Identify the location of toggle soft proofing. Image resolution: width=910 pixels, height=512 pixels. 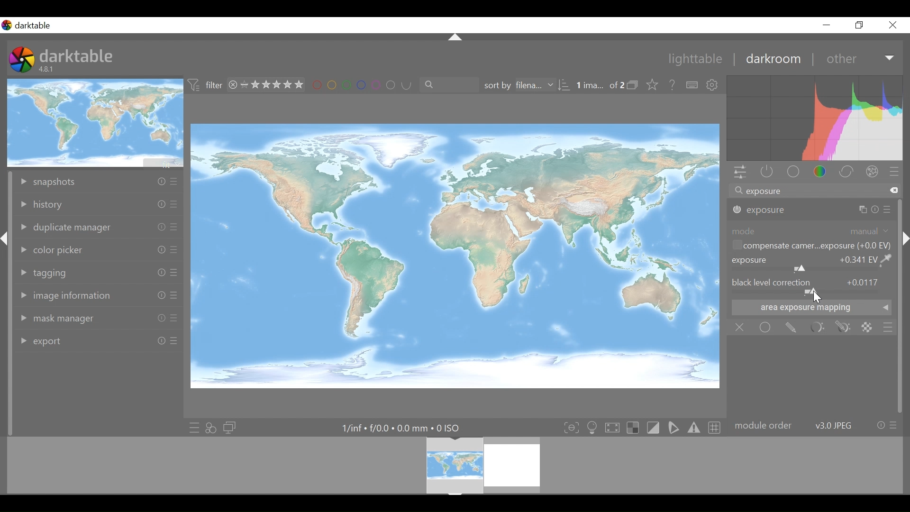
(673, 428).